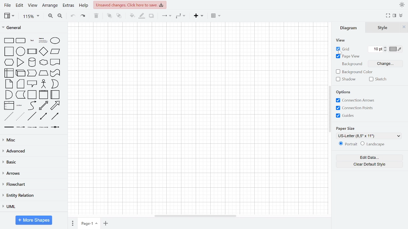 The height and width of the screenshot is (229, 408). I want to click on sketch, so click(378, 79).